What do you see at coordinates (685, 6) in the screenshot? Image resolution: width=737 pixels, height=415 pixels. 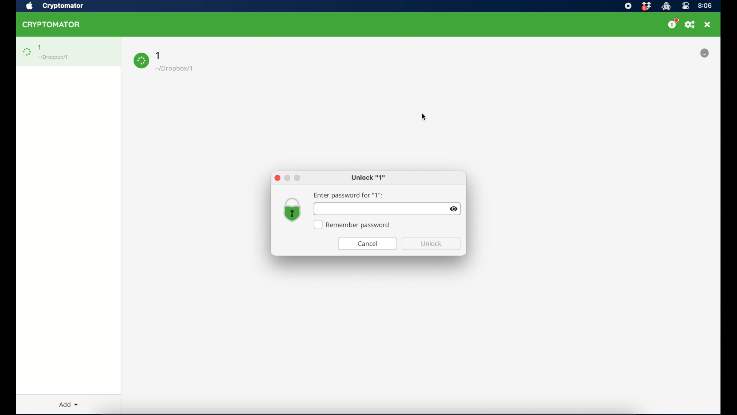 I see `control center` at bounding box center [685, 6].